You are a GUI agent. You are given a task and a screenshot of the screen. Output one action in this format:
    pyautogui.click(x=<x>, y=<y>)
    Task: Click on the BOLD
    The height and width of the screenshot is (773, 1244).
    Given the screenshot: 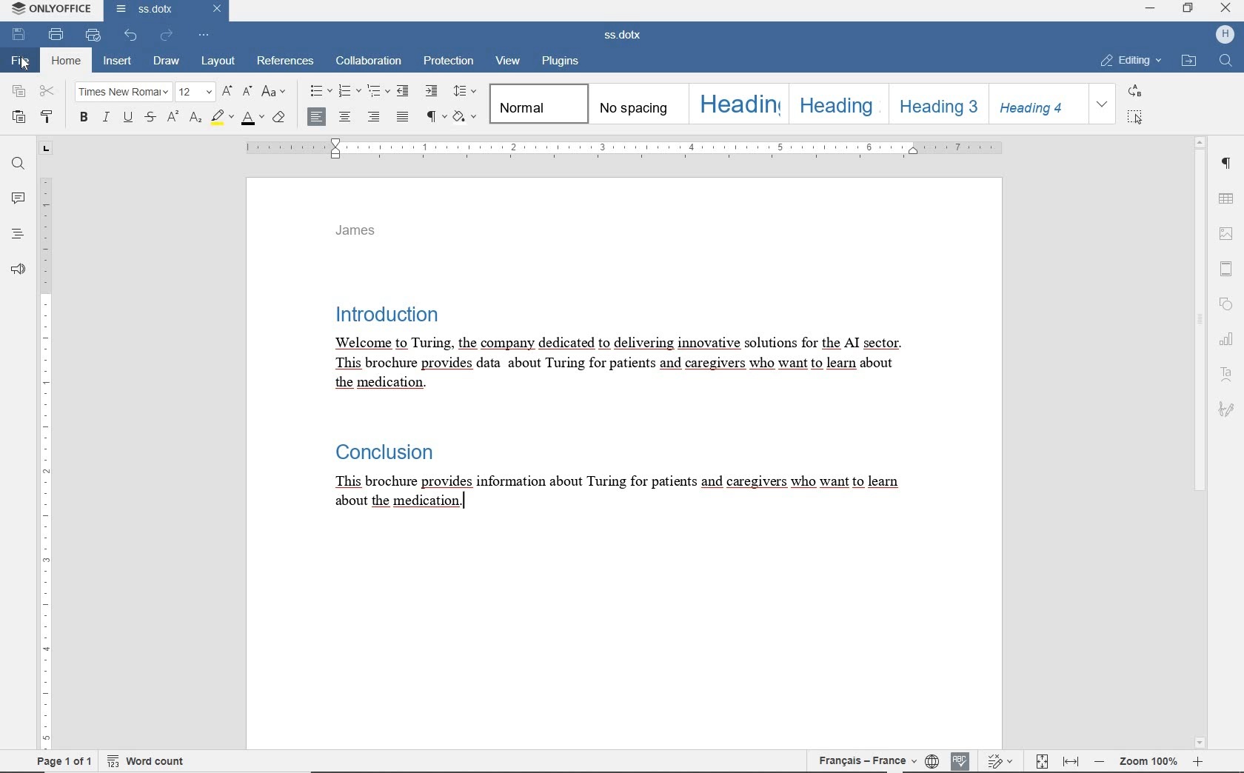 What is the action you would take?
    pyautogui.click(x=81, y=118)
    